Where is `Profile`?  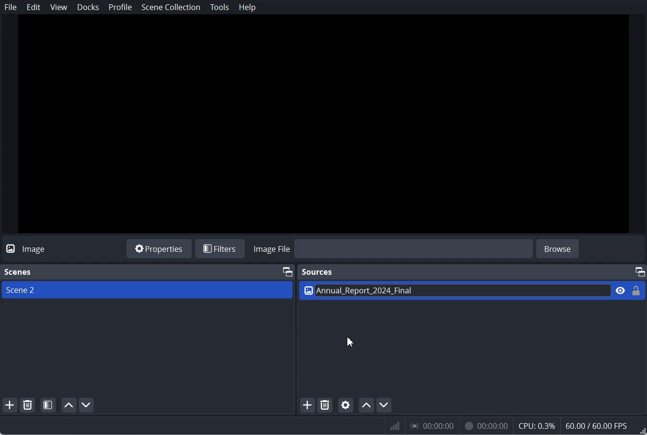
Profile is located at coordinates (120, 8).